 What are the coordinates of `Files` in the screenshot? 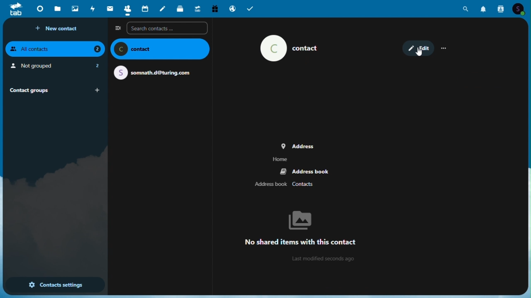 It's located at (57, 10).